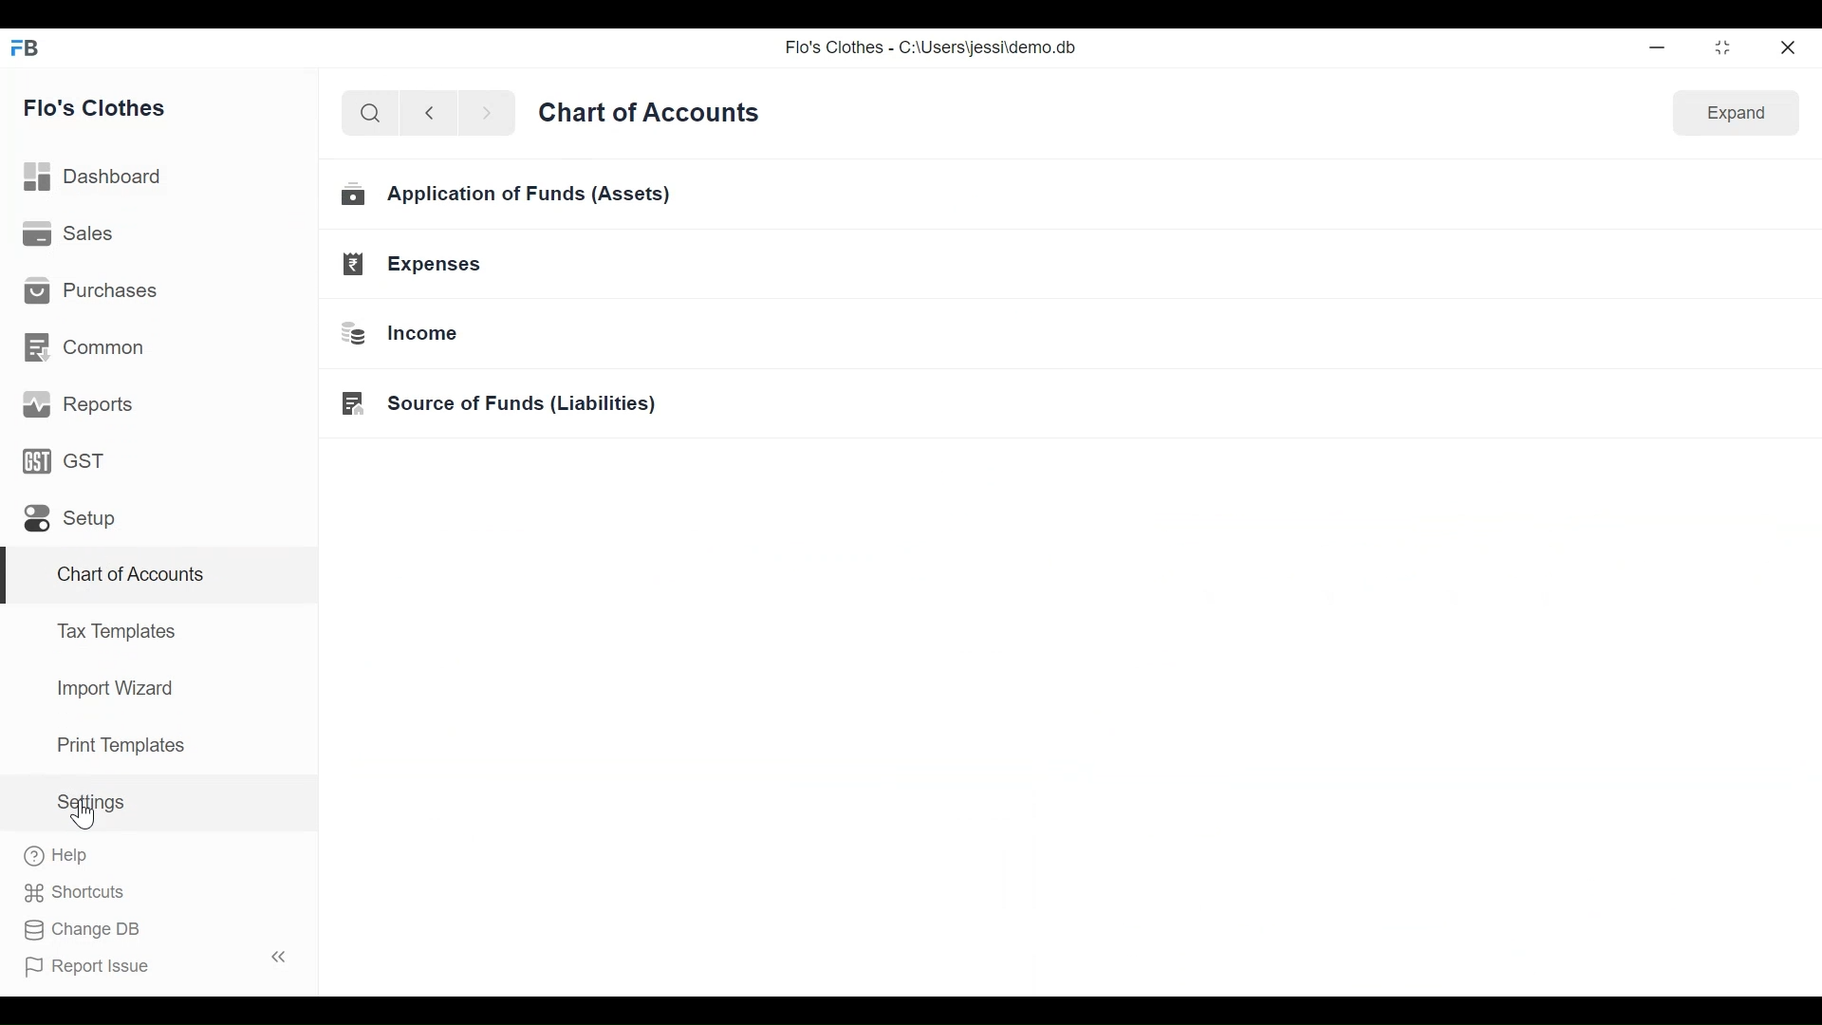  What do you see at coordinates (95, 107) in the screenshot?
I see `flo's clothes` at bounding box center [95, 107].